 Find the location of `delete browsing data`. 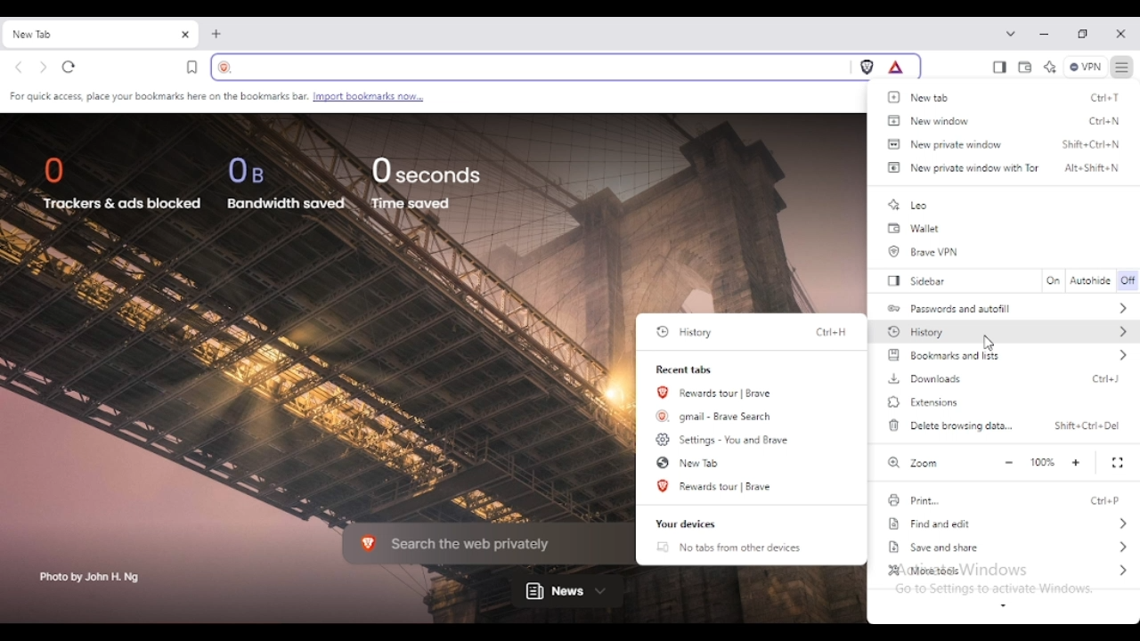

delete browsing data is located at coordinates (949, 425).